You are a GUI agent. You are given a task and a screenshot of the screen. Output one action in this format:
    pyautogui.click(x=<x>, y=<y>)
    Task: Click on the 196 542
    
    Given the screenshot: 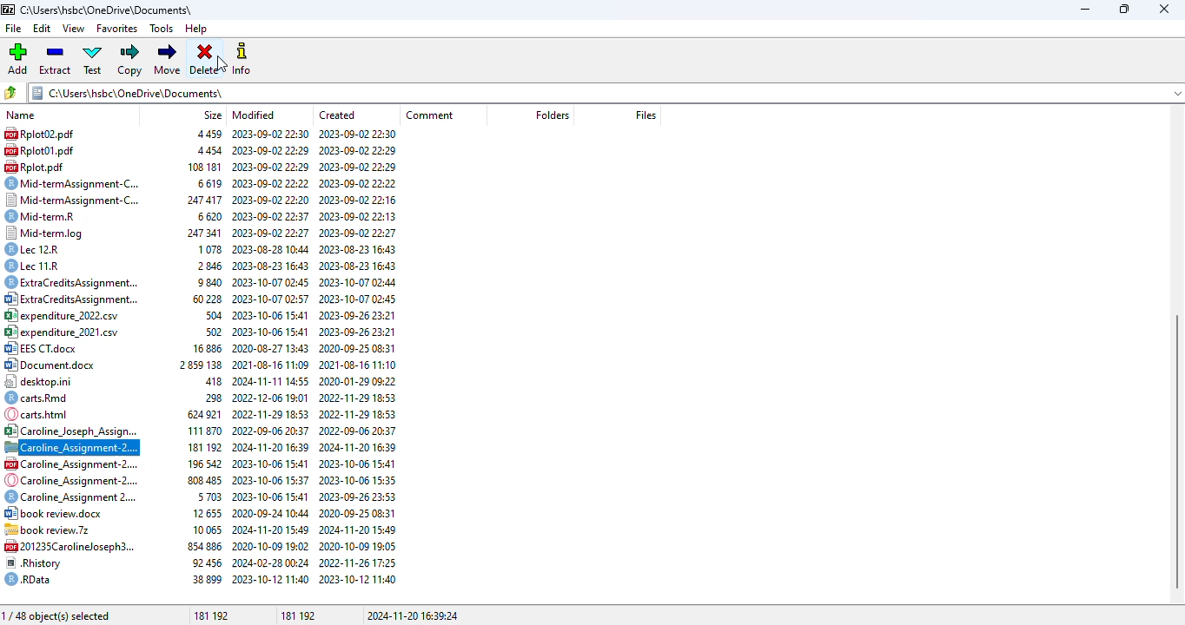 What is the action you would take?
    pyautogui.click(x=201, y=463)
    